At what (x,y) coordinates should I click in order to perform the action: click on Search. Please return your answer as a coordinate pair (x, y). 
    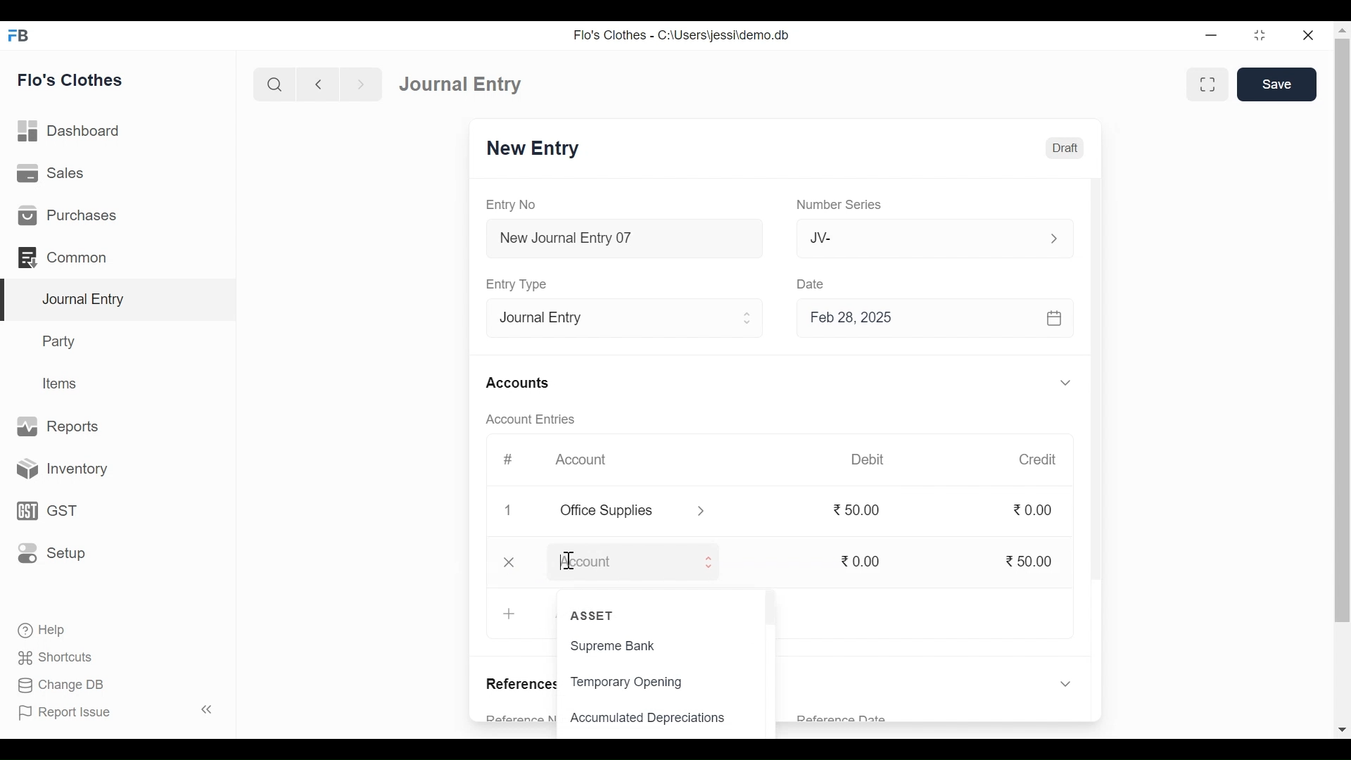
    Looking at the image, I should click on (274, 85).